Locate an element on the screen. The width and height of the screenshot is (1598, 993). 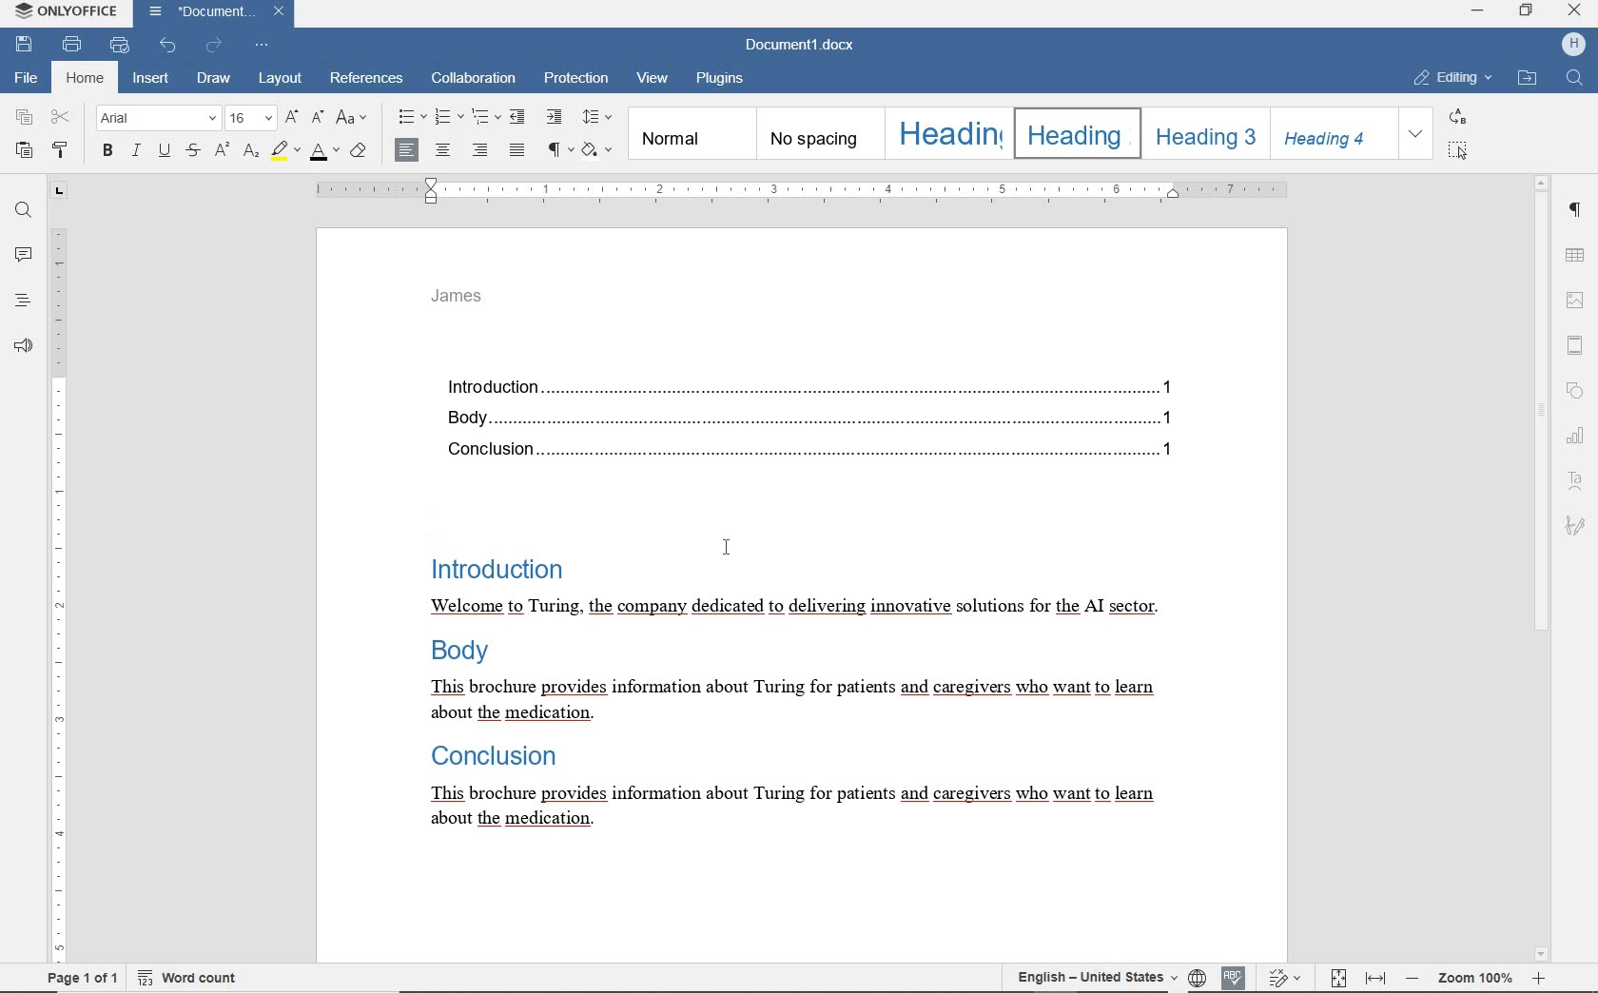
FIND is located at coordinates (1577, 80).